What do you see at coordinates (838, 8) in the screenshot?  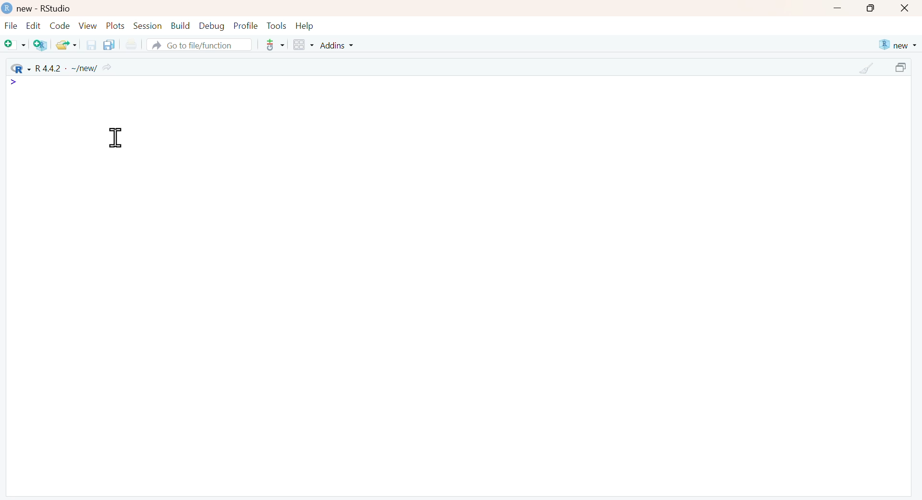 I see `minimize` at bounding box center [838, 8].